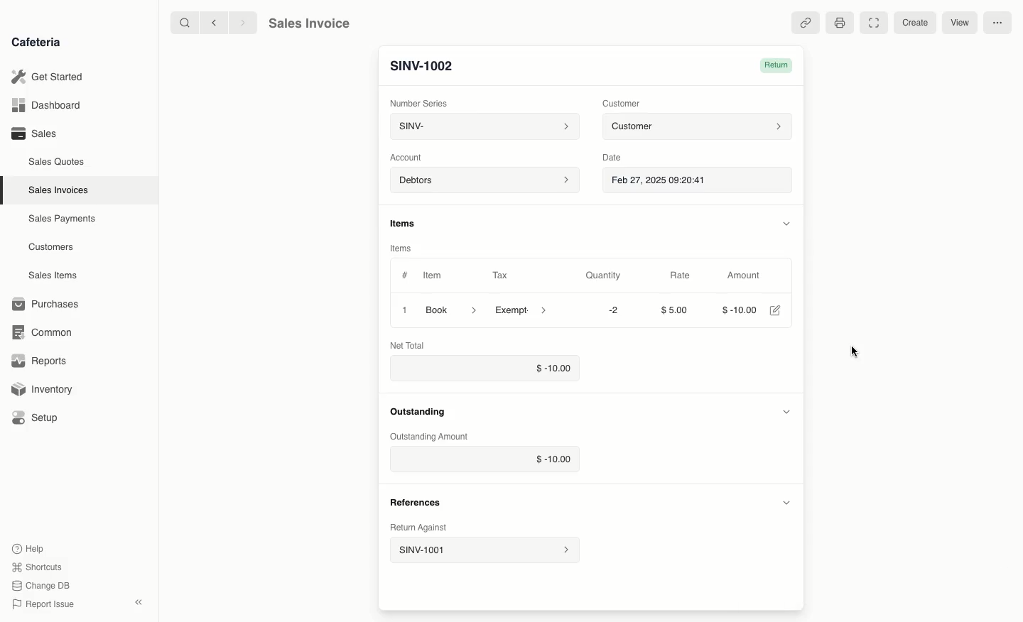 This screenshot has width=1023, height=622. What do you see at coordinates (48, 76) in the screenshot?
I see `Get Started` at bounding box center [48, 76].